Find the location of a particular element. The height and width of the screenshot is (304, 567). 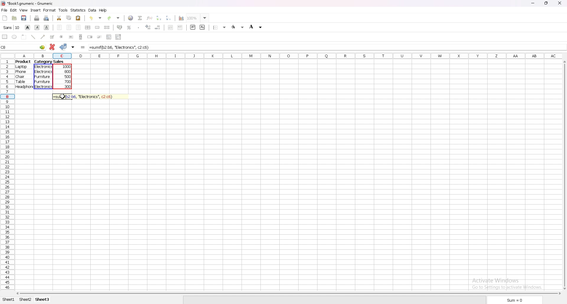

electronics is located at coordinates (43, 66).